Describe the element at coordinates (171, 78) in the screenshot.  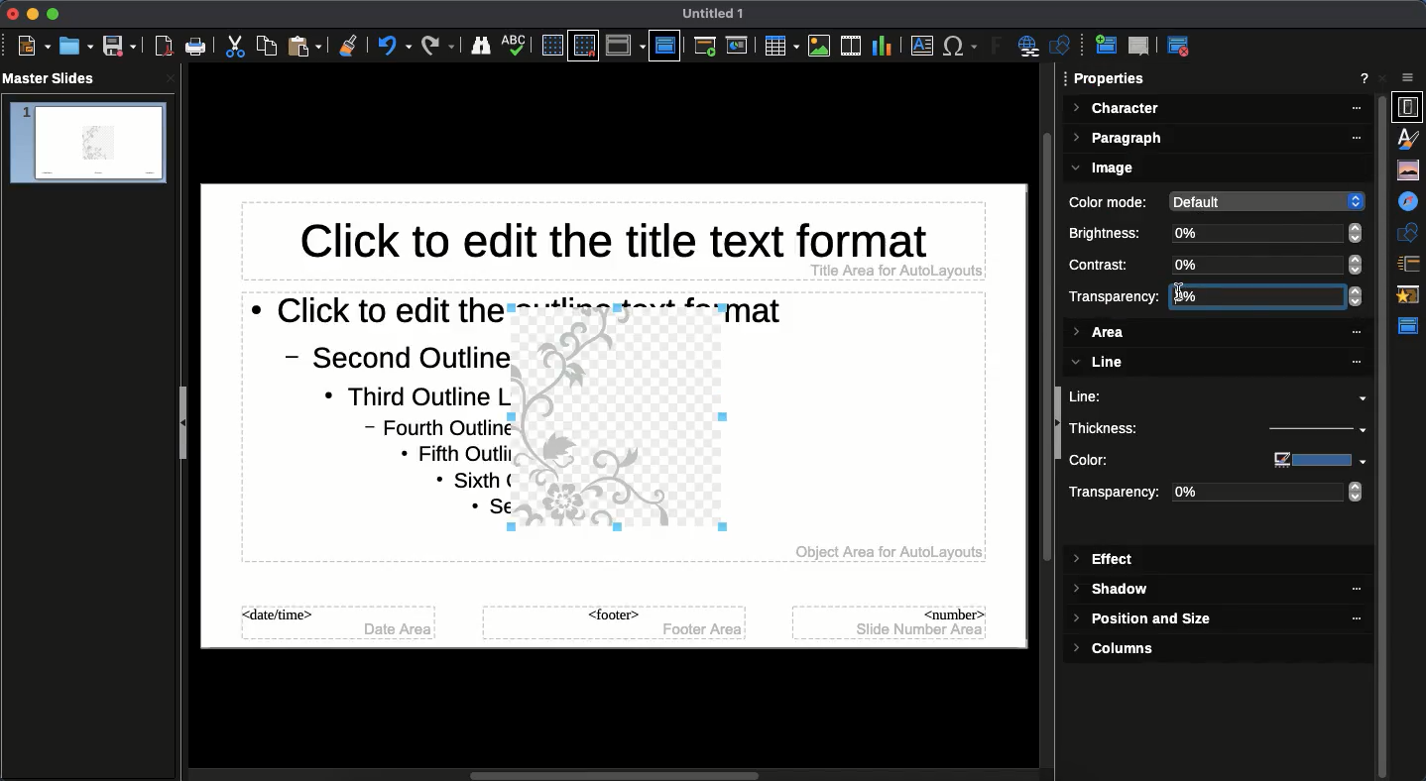
I see `close` at that location.